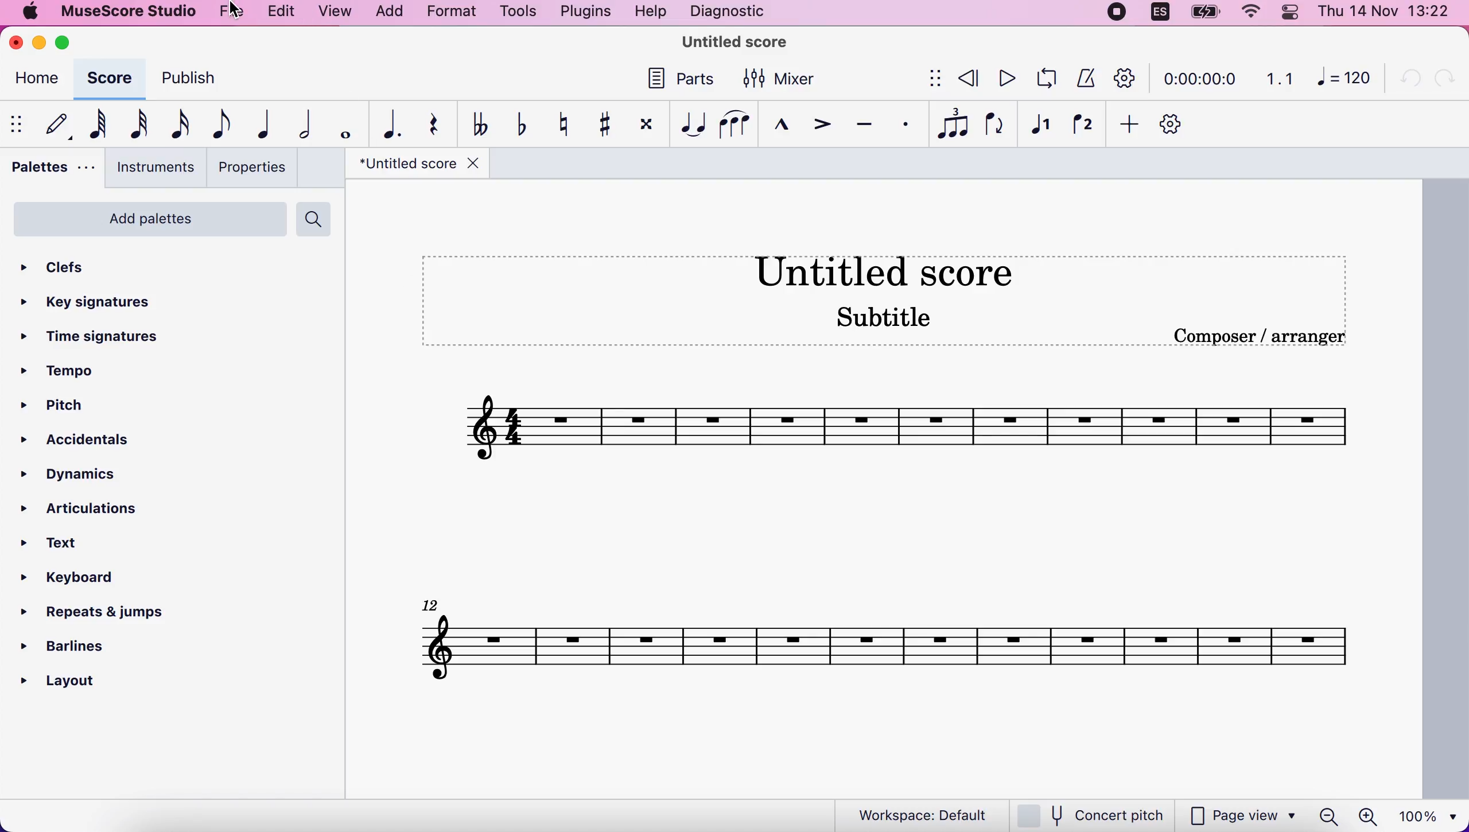 This screenshot has width=1469, height=832. Describe the element at coordinates (251, 169) in the screenshot. I see `properties` at that location.